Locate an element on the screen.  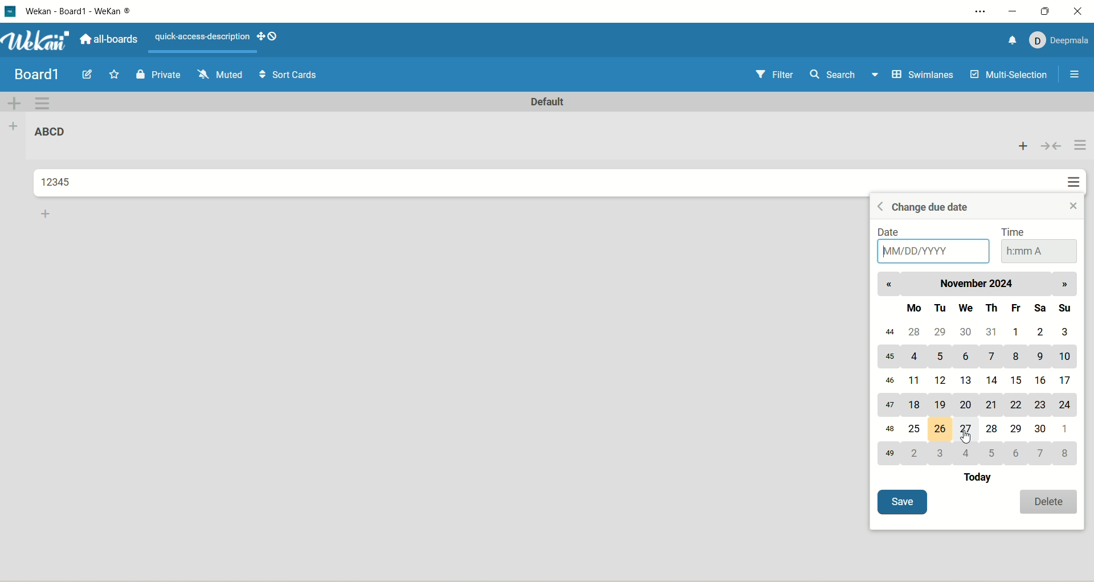
swimlane action is located at coordinates (43, 104).